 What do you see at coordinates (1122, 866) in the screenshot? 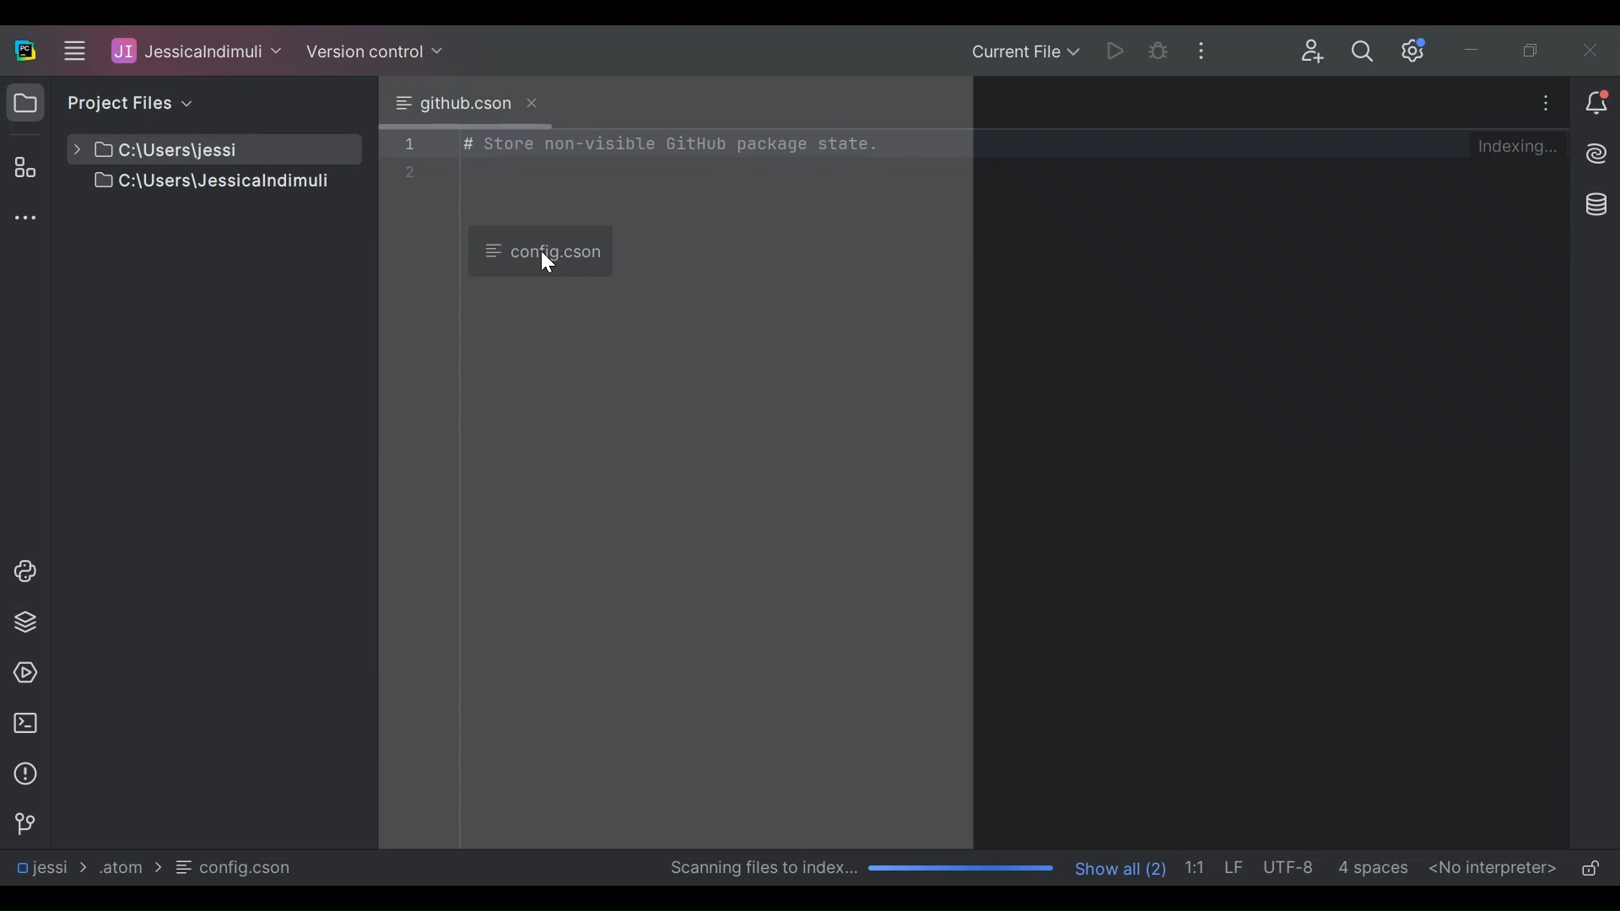
I see `Show Number of Files` at bounding box center [1122, 866].